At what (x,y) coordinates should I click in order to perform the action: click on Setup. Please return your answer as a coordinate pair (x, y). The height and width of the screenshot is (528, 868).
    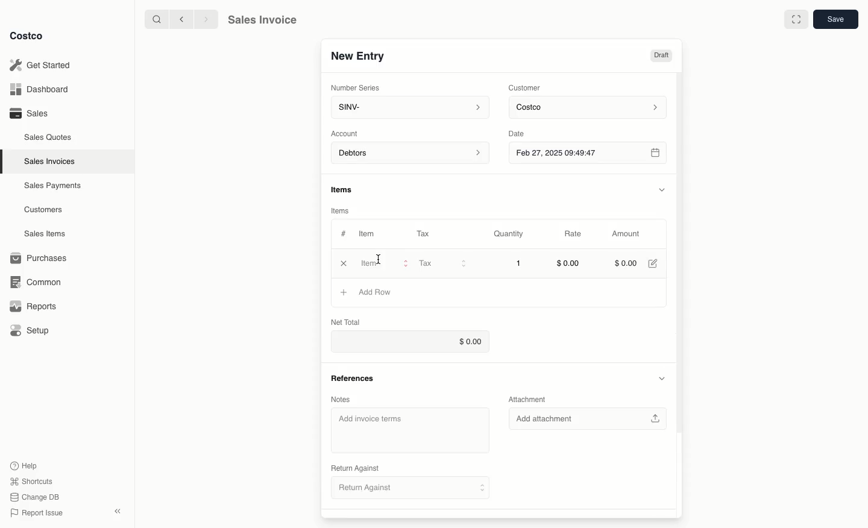
    Looking at the image, I should click on (31, 332).